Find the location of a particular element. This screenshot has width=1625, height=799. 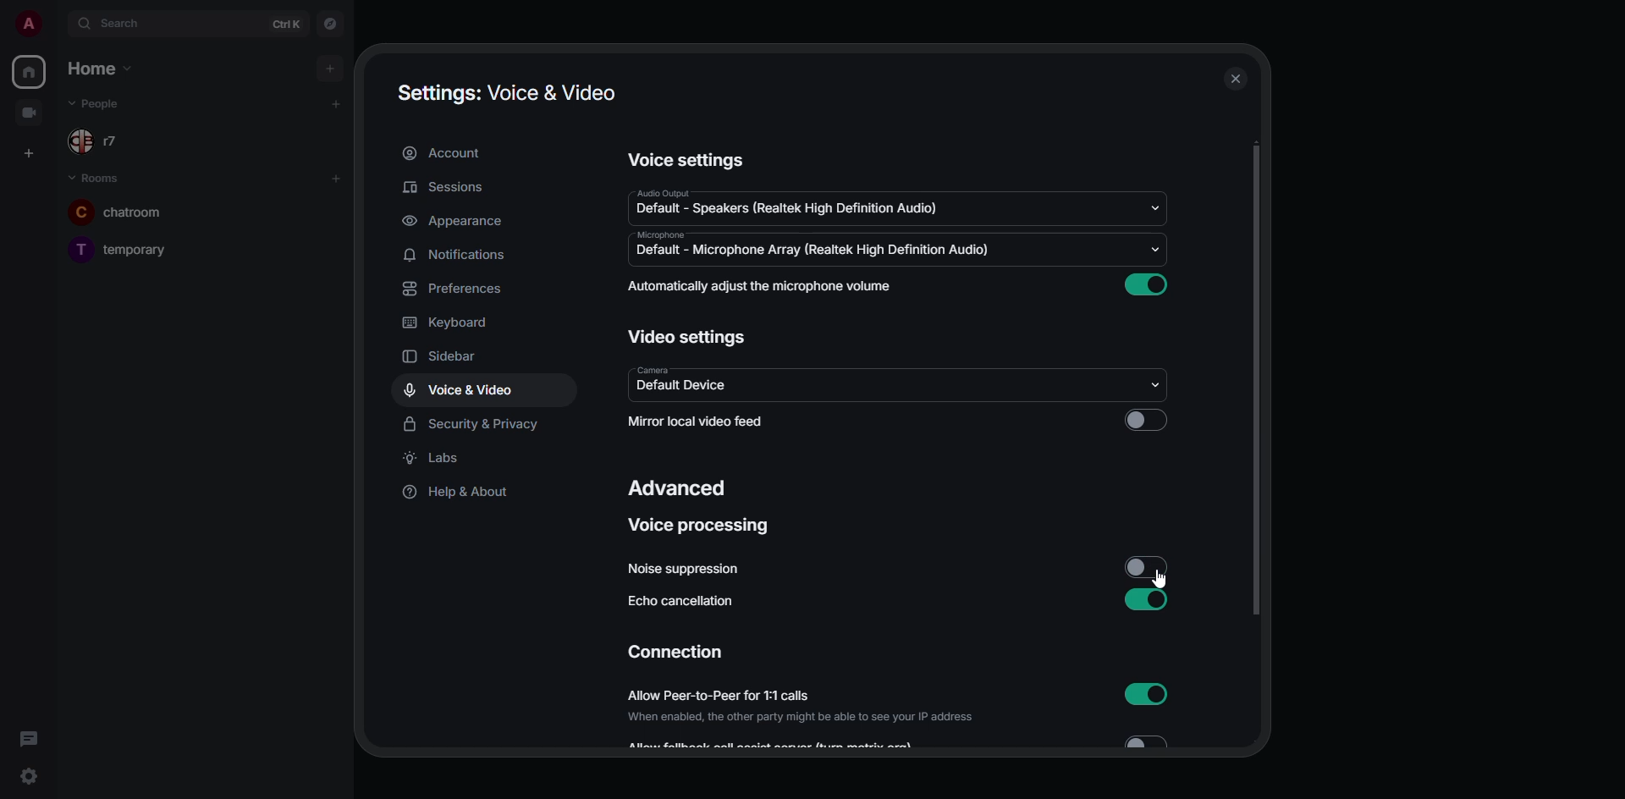

drop down is located at coordinates (1154, 207).